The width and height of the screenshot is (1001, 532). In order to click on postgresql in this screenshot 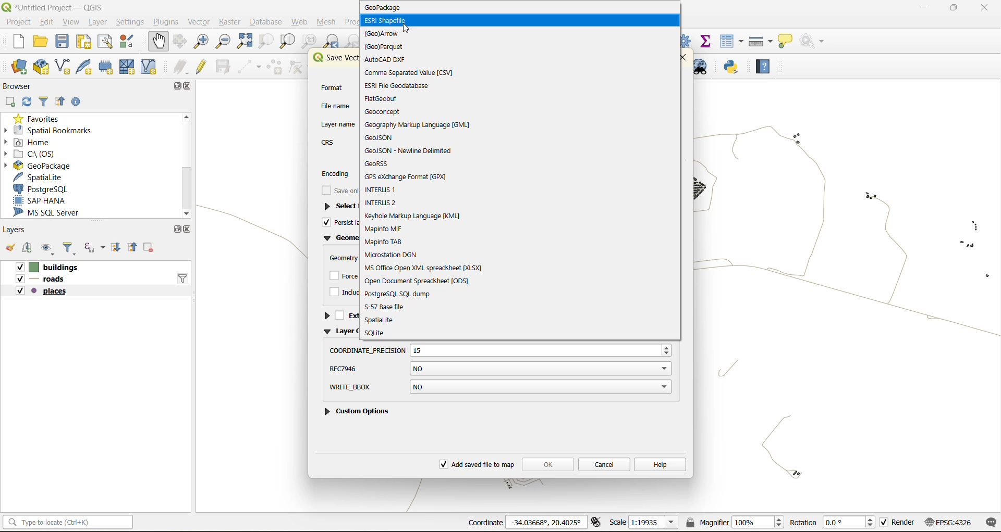, I will do `click(44, 189)`.